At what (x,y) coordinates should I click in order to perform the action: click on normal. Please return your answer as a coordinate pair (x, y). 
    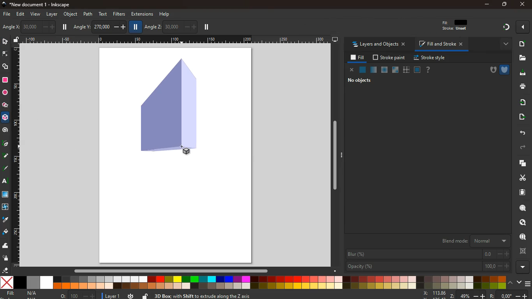
    Looking at the image, I should click on (363, 70).